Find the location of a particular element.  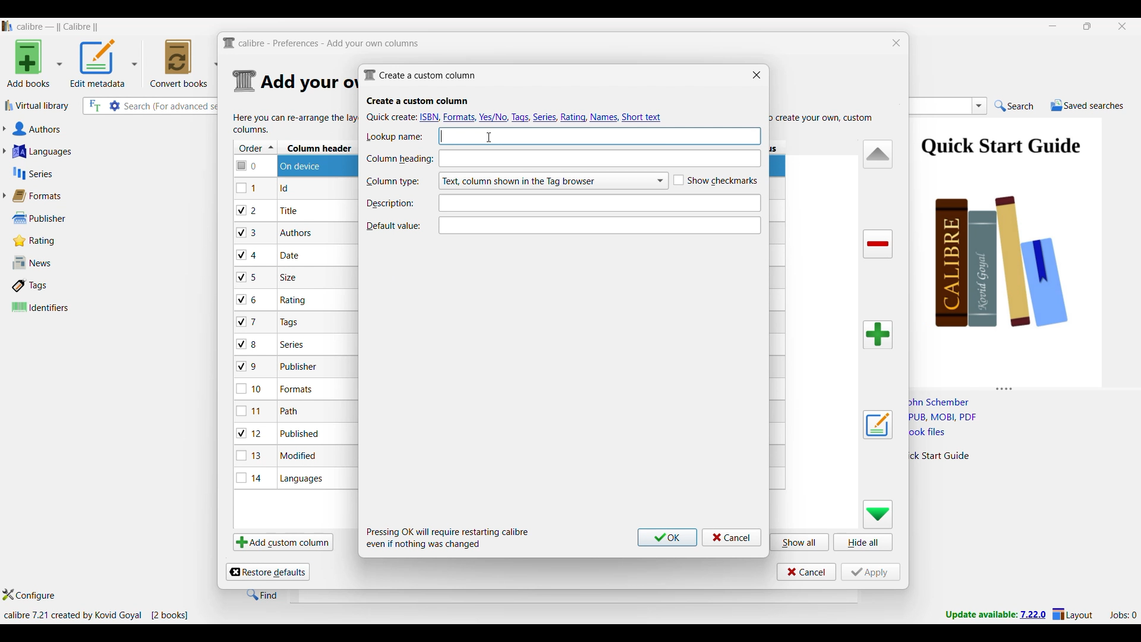

Hide all is located at coordinates (863, 542).